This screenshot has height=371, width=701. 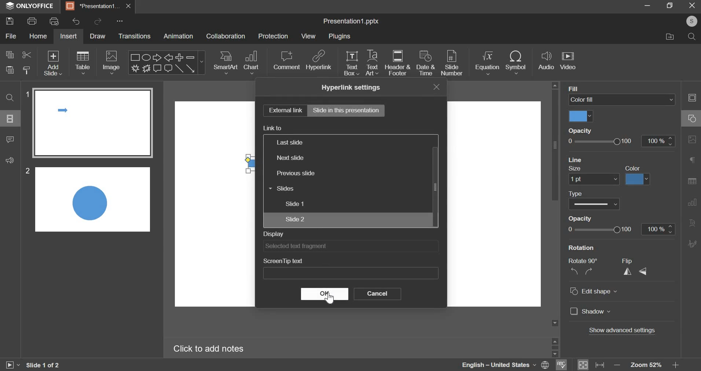 I want to click on Explosion 1, so click(x=135, y=68).